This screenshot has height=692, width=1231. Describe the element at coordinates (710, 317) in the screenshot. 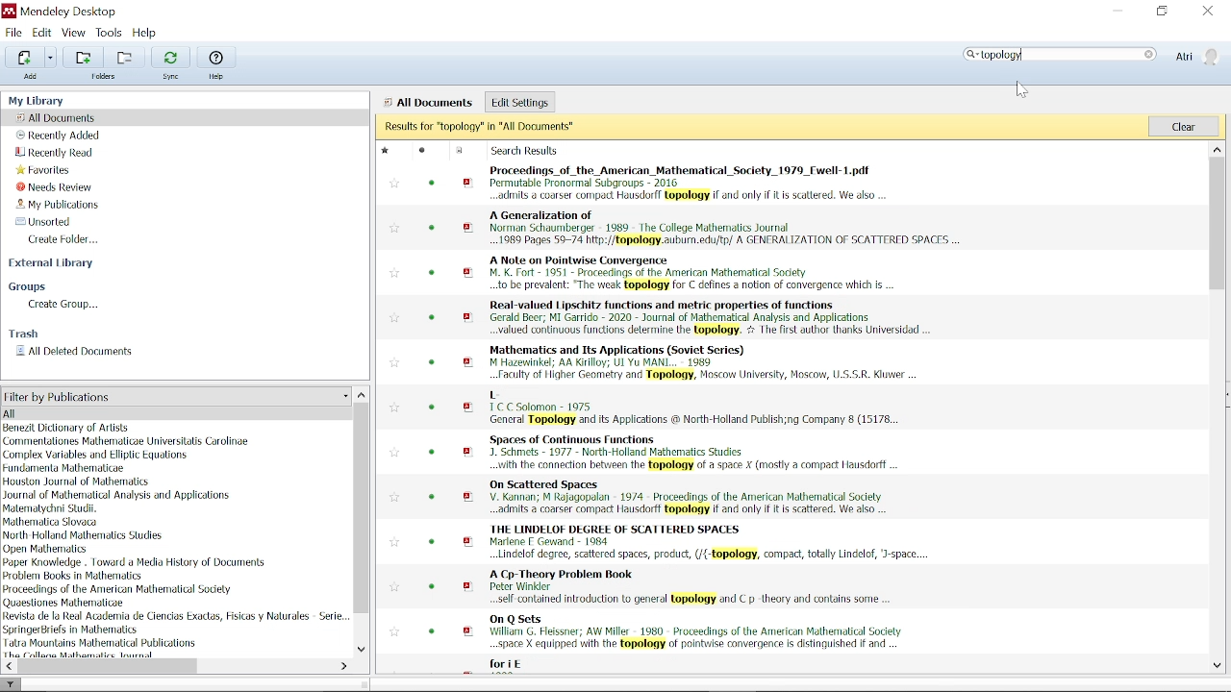

I see `citation` at that location.